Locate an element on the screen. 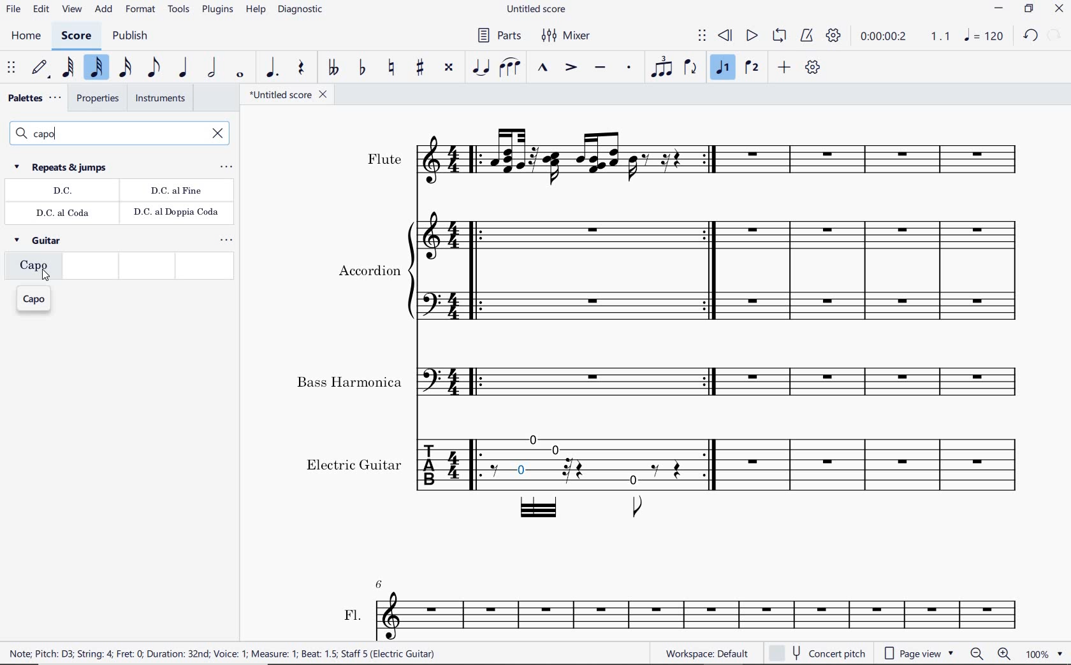 The width and height of the screenshot is (1071, 665). properties is located at coordinates (96, 100).